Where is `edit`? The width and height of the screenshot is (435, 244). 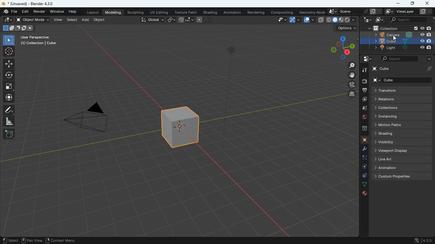
edit is located at coordinates (8, 21).